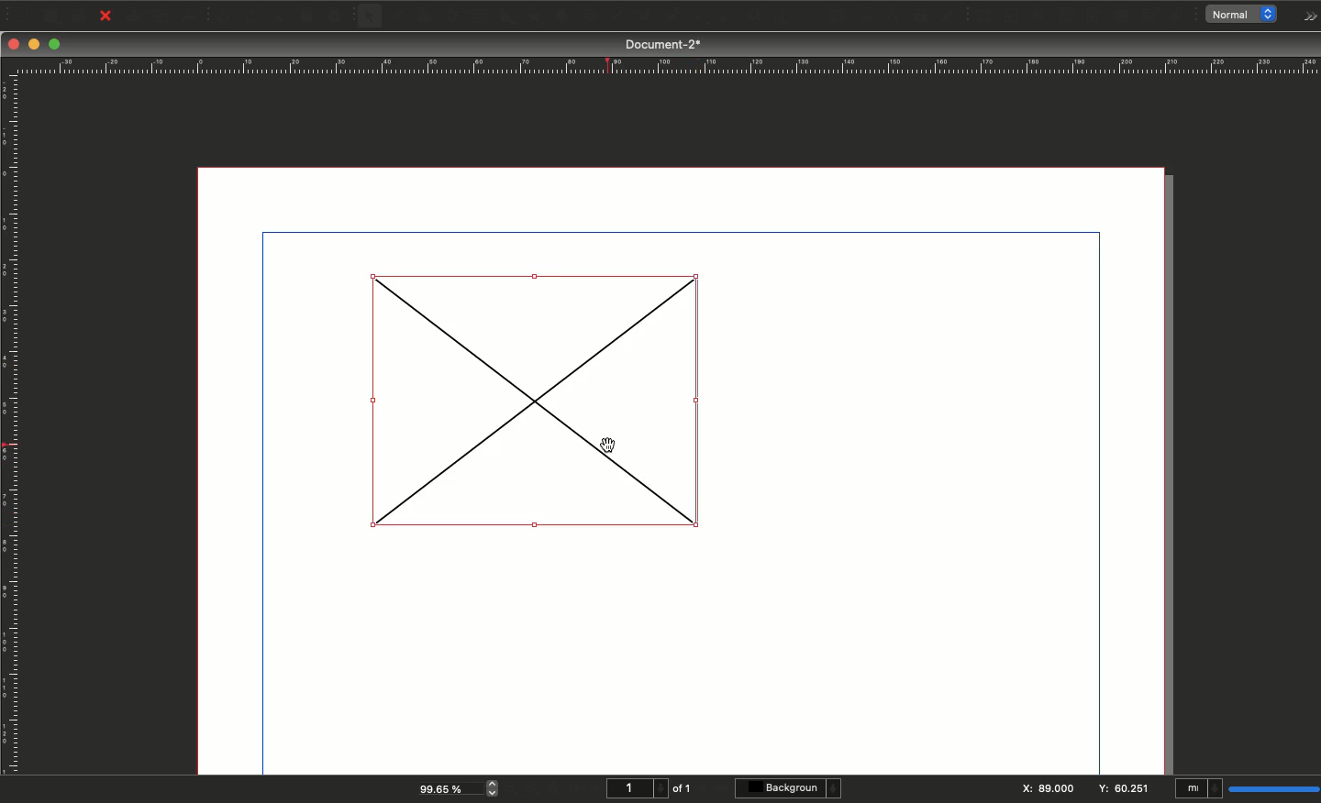 This screenshot has width=1321, height=803. I want to click on Text annotation, so click(1151, 16).